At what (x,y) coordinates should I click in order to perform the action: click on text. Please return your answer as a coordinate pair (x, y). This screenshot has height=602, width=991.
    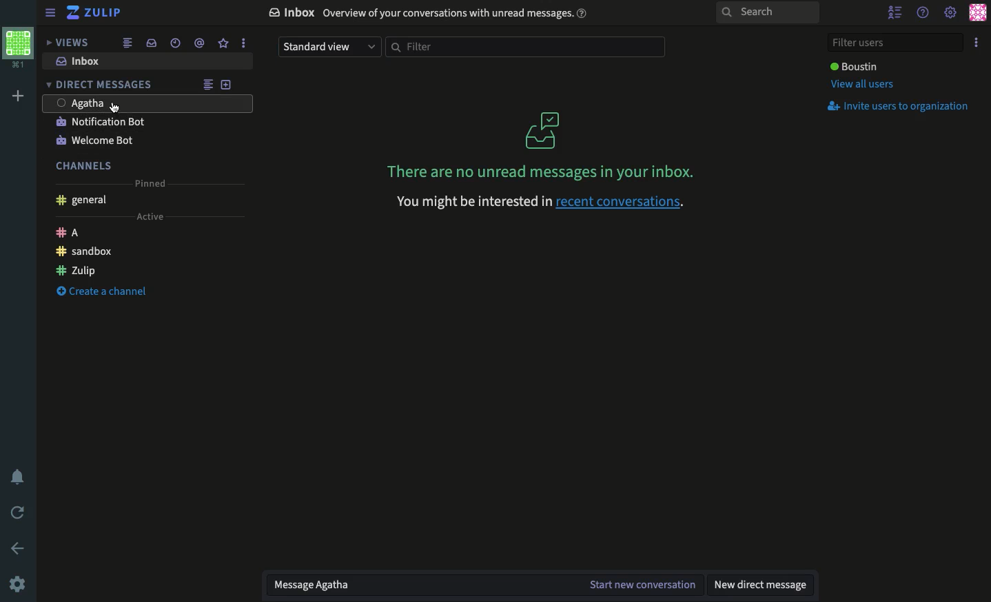
    Looking at the image, I should click on (470, 201).